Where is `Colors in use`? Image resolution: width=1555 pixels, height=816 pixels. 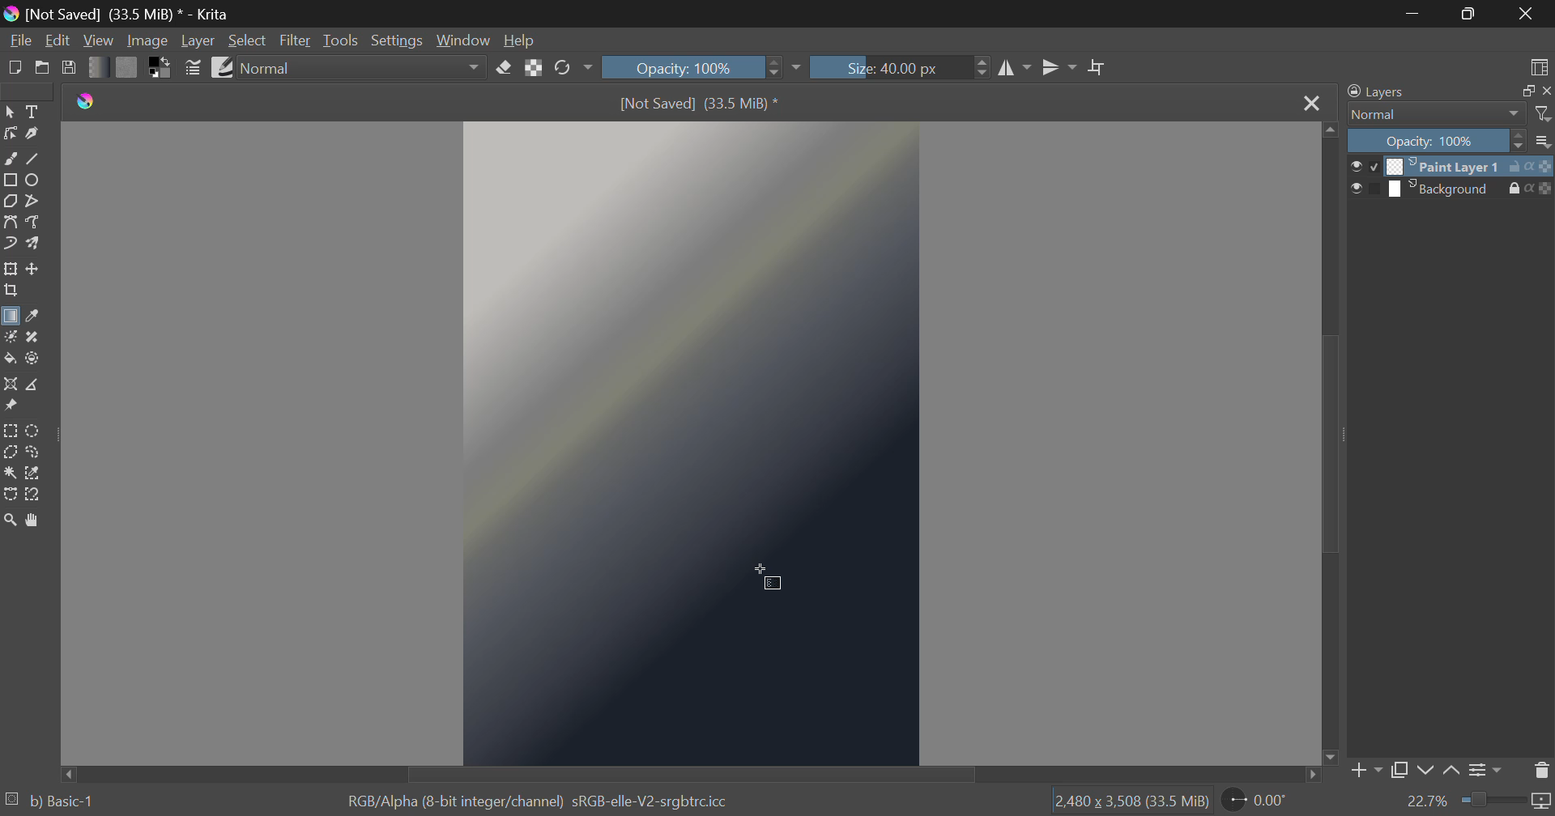 Colors in use is located at coordinates (160, 66).